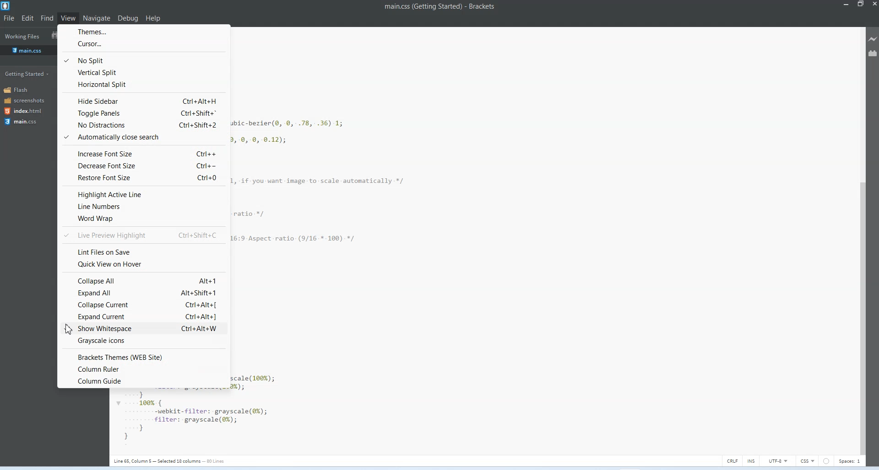  I want to click on Show in the file tree, so click(52, 35).